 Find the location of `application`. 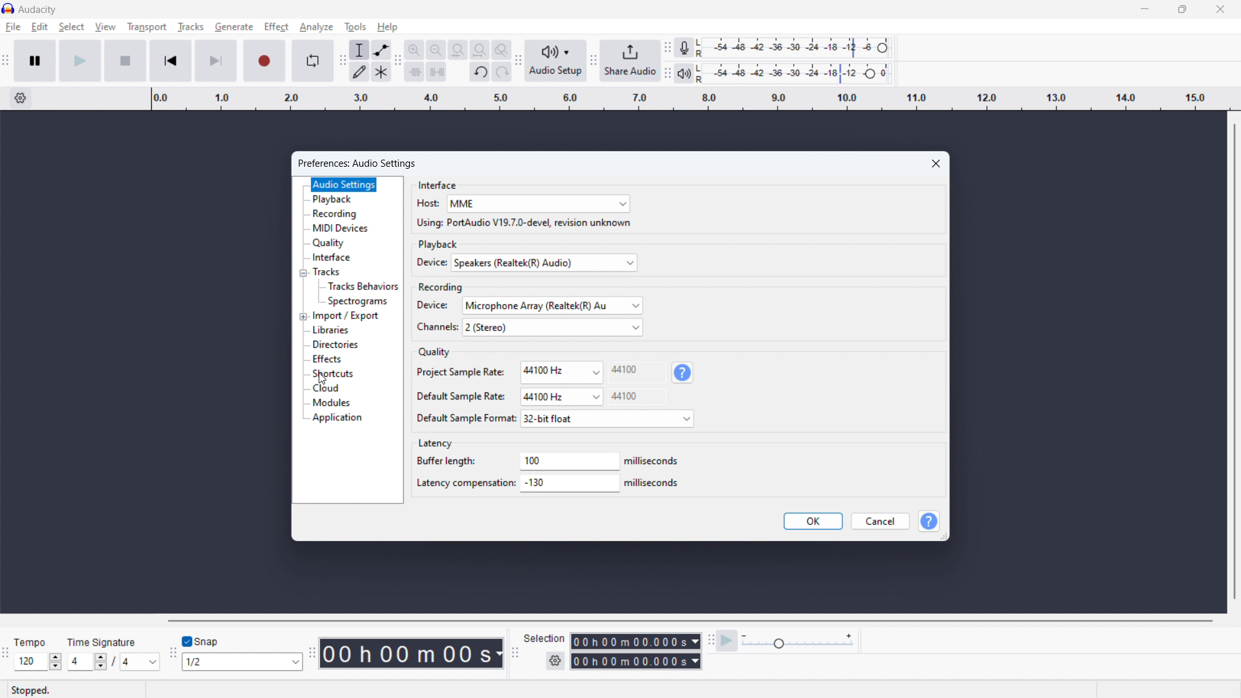

application is located at coordinates (339, 418).